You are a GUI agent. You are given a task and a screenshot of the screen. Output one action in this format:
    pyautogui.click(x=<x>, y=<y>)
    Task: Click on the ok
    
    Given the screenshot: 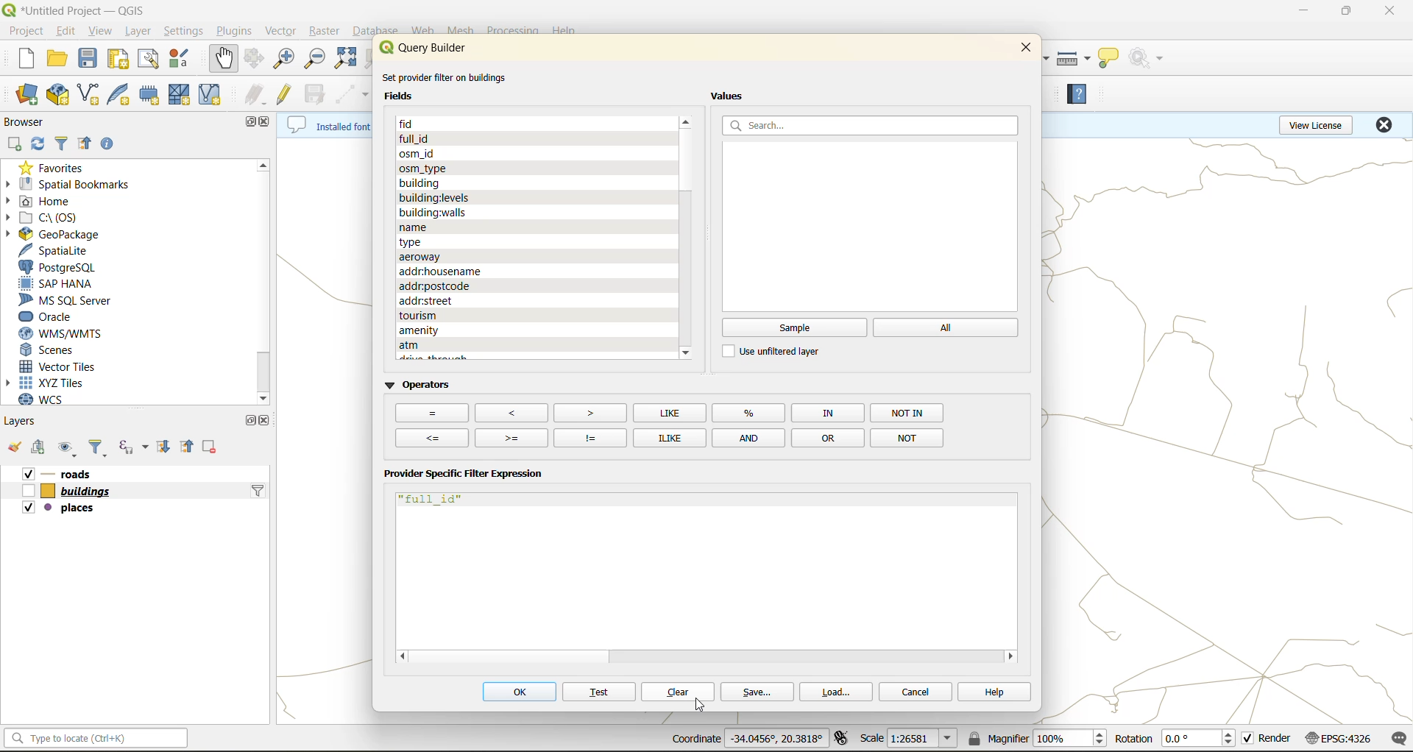 What is the action you would take?
    pyautogui.click(x=517, y=694)
    